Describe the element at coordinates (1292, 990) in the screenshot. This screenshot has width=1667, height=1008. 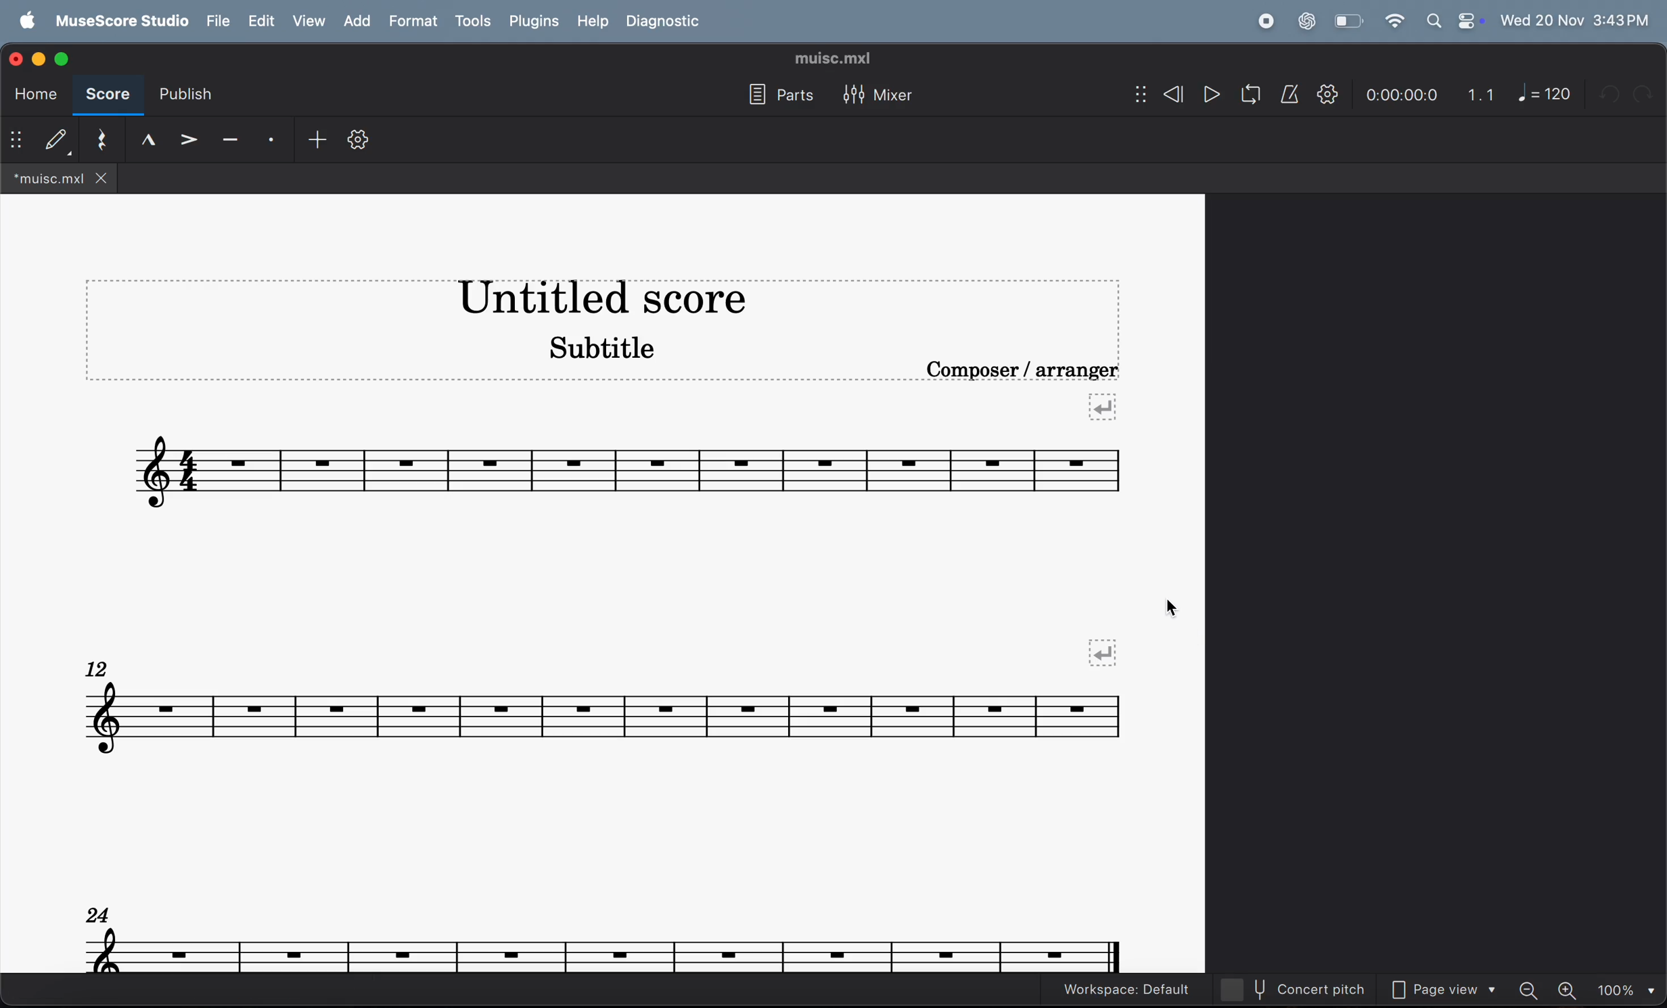
I see `concert pitch` at that location.